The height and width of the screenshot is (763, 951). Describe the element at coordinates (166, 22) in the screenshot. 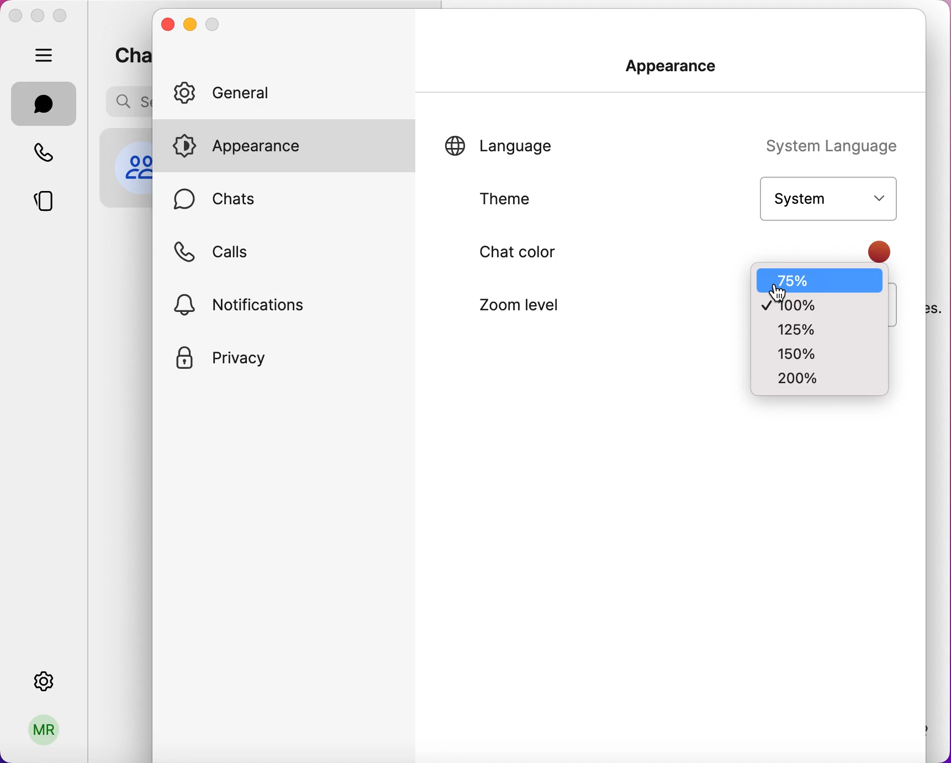

I see `close` at that location.